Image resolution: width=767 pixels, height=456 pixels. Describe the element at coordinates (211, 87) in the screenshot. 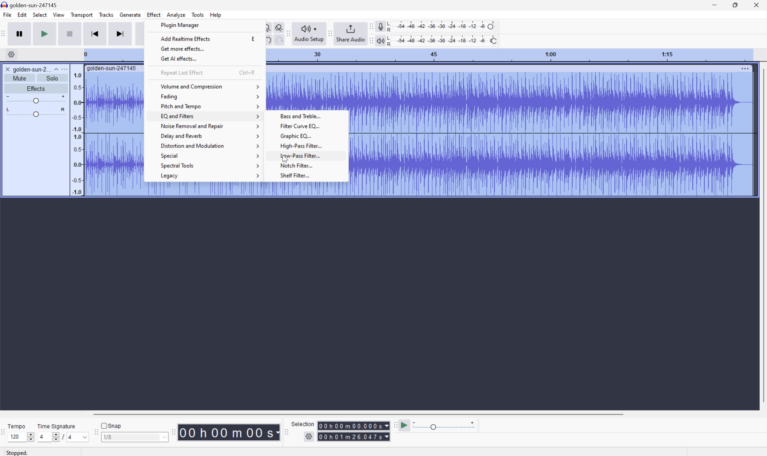

I see `Volume and compression` at that location.